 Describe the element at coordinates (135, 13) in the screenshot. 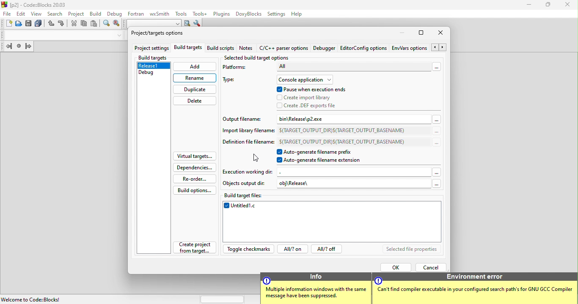

I see `fortran` at that location.